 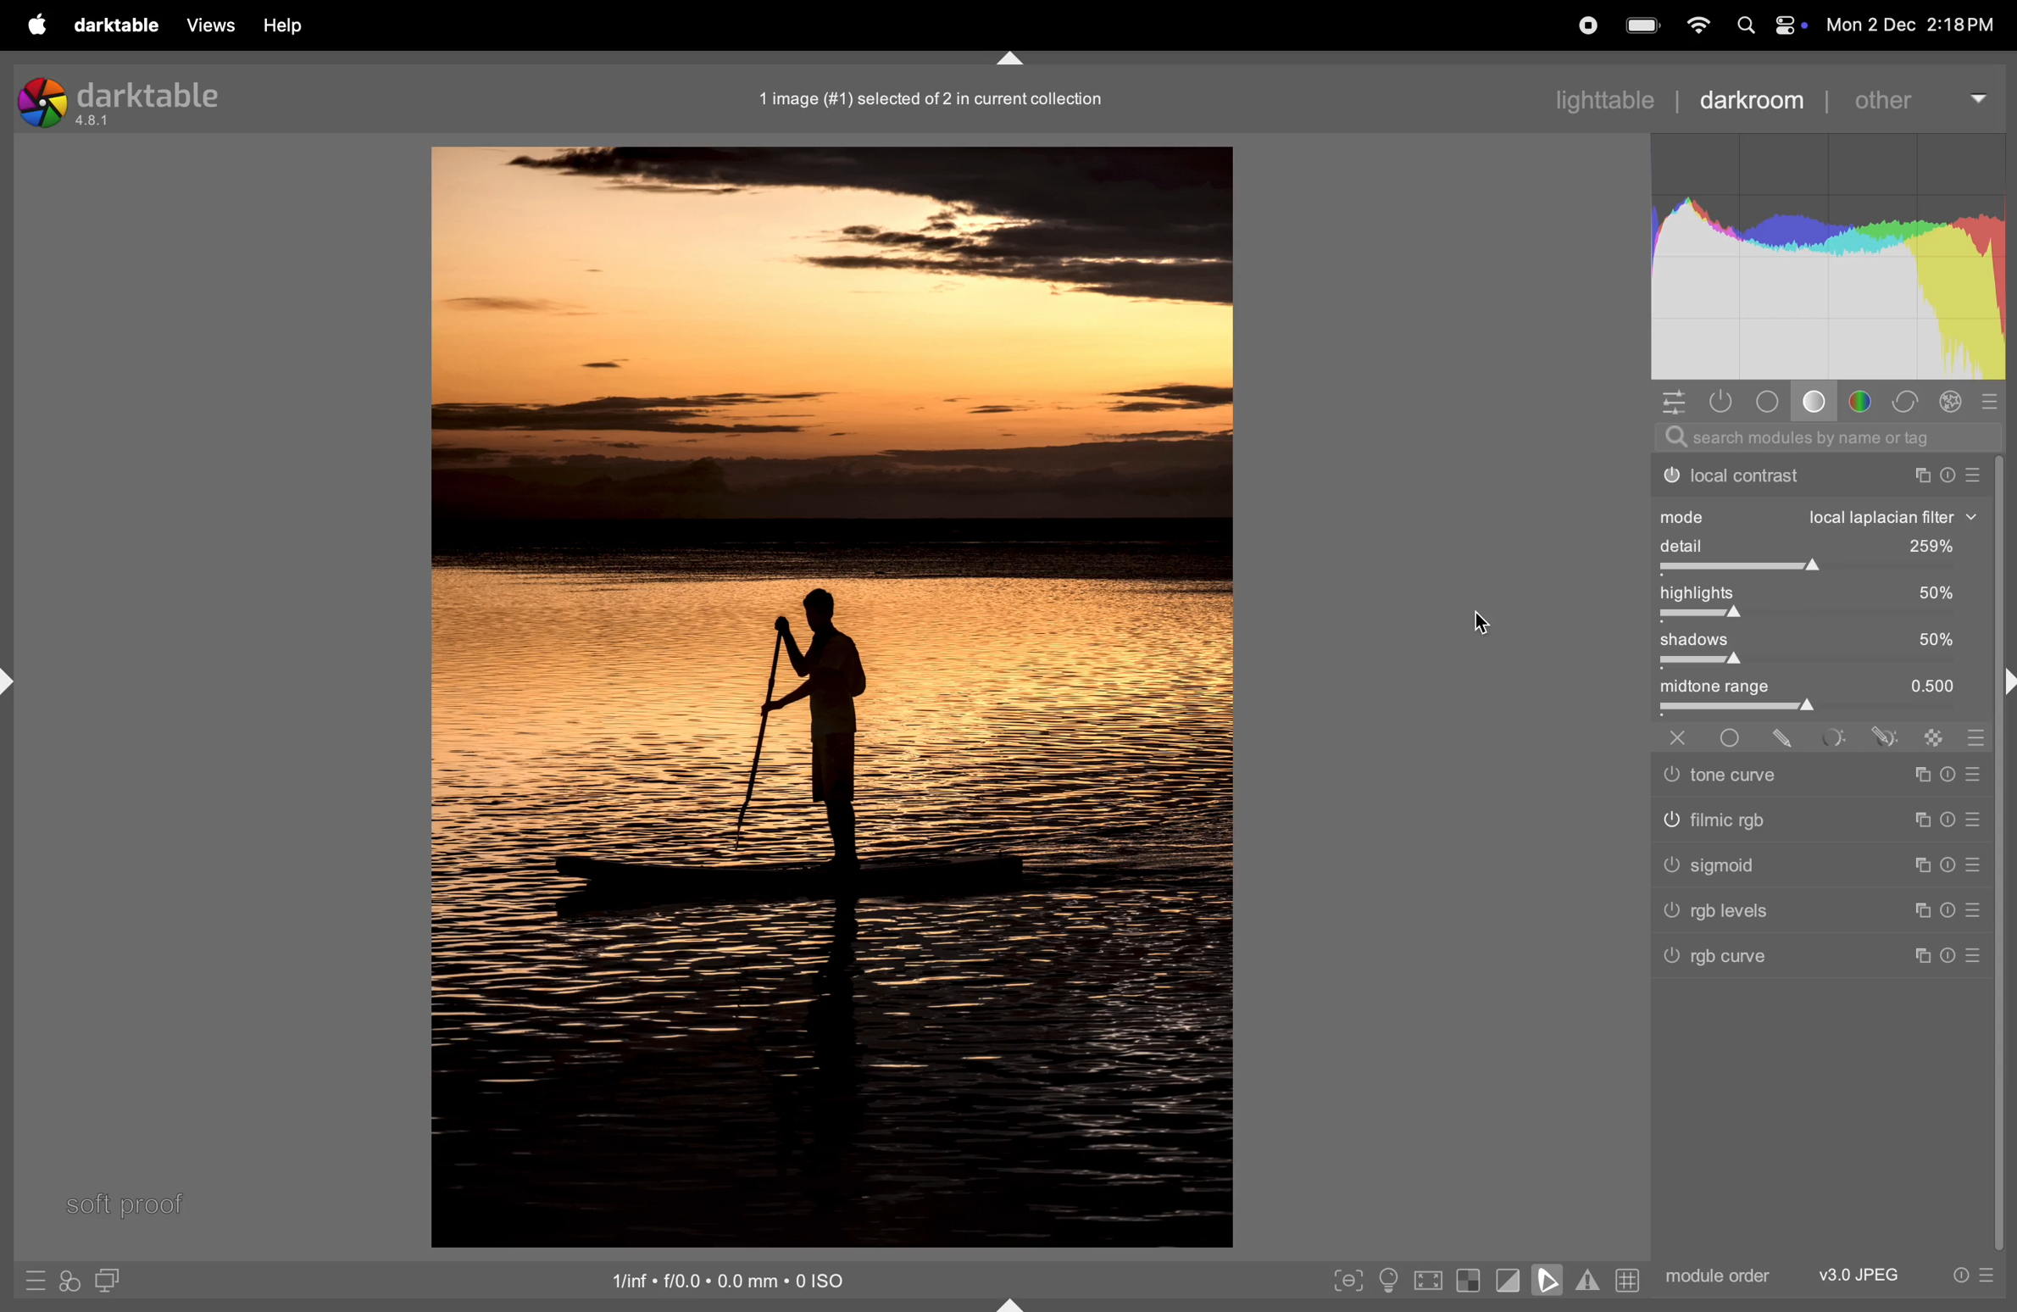 What do you see at coordinates (1825, 254) in the screenshot?
I see `histogram` at bounding box center [1825, 254].